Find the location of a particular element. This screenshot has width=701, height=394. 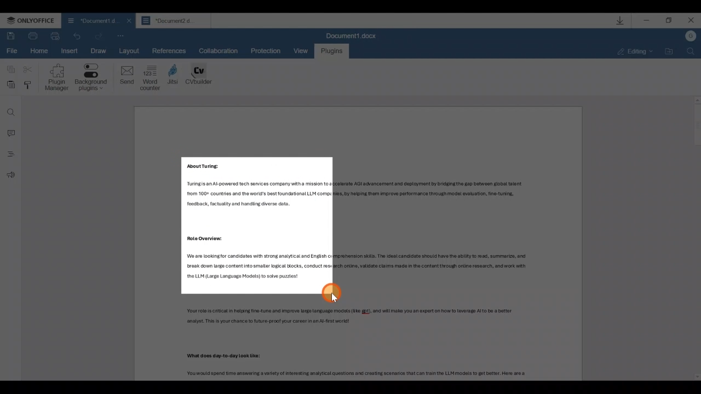

Close is located at coordinates (127, 21).